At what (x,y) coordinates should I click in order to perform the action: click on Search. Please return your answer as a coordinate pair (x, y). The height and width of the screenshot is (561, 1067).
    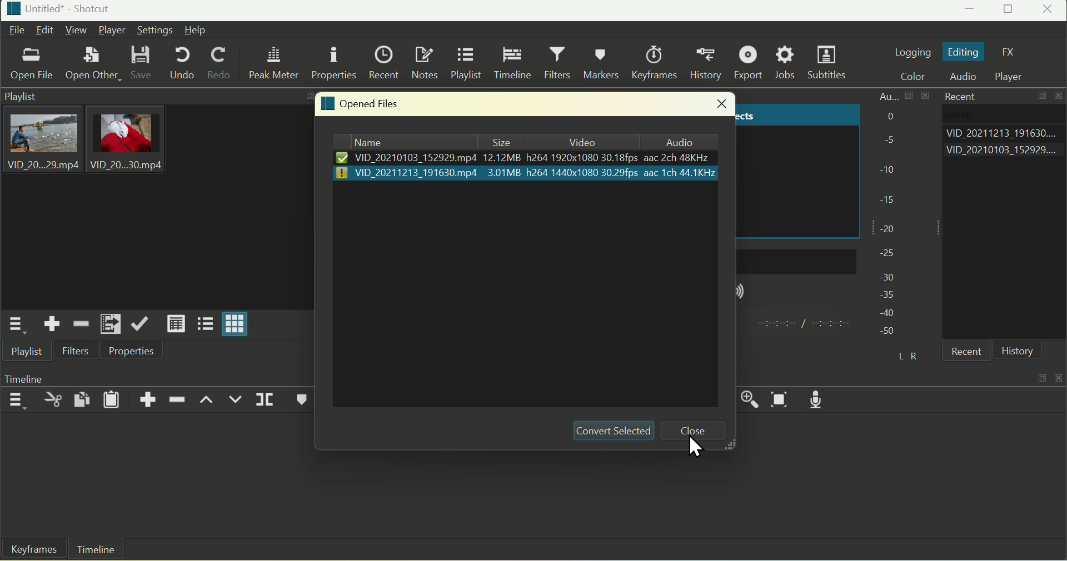
    Looking at the image, I should click on (975, 116).